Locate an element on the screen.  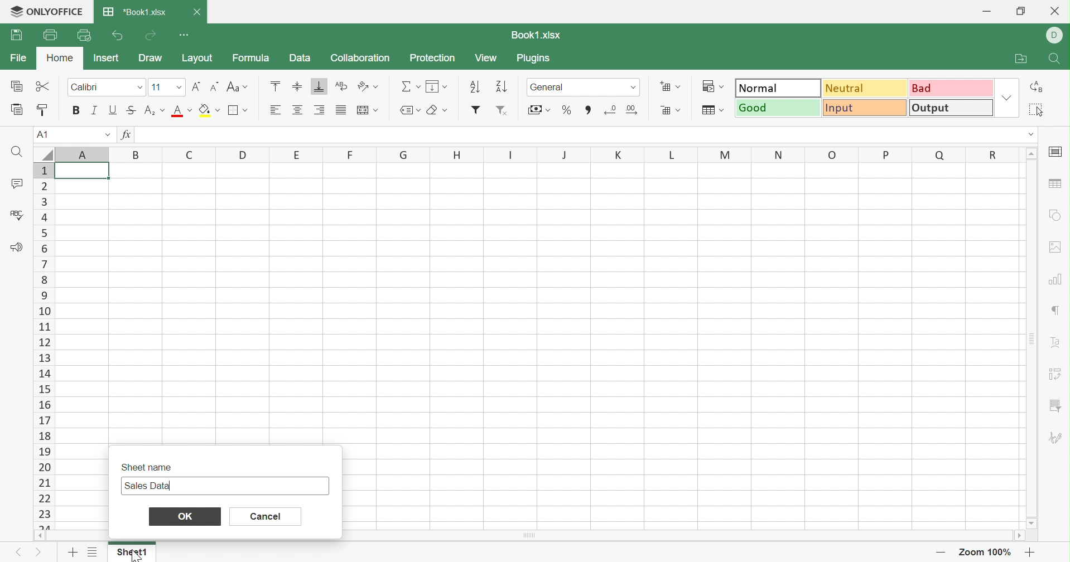
Select all is located at coordinates (1037, 110).